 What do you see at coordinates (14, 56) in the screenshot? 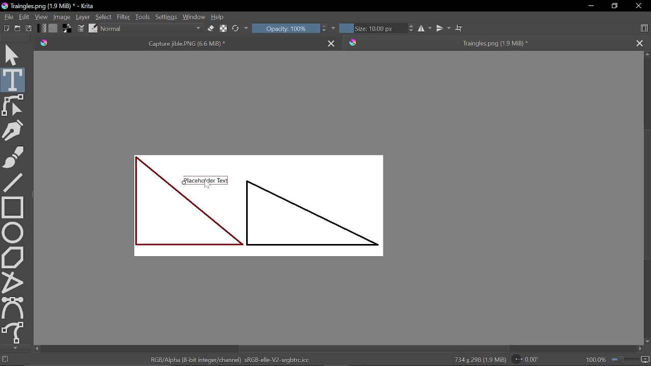
I see `Move tool` at bounding box center [14, 56].